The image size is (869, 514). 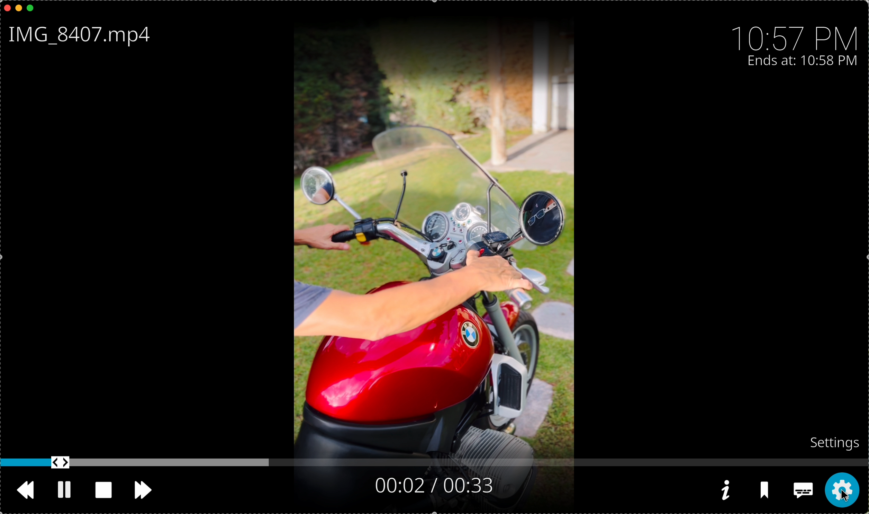 I want to click on ends at 10:58 PM, so click(x=803, y=62).